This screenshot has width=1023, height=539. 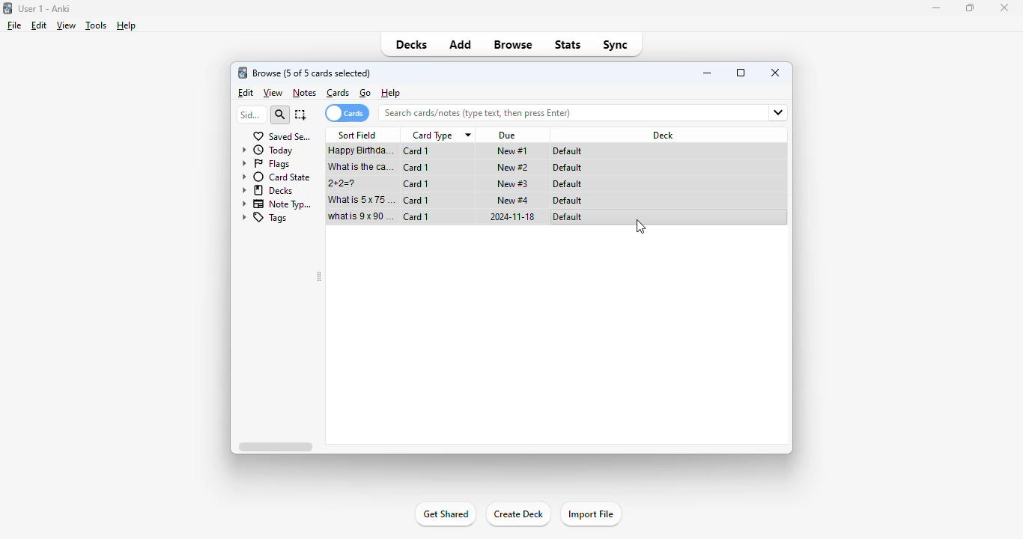 I want to click on edit, so click(x=40, y=25).